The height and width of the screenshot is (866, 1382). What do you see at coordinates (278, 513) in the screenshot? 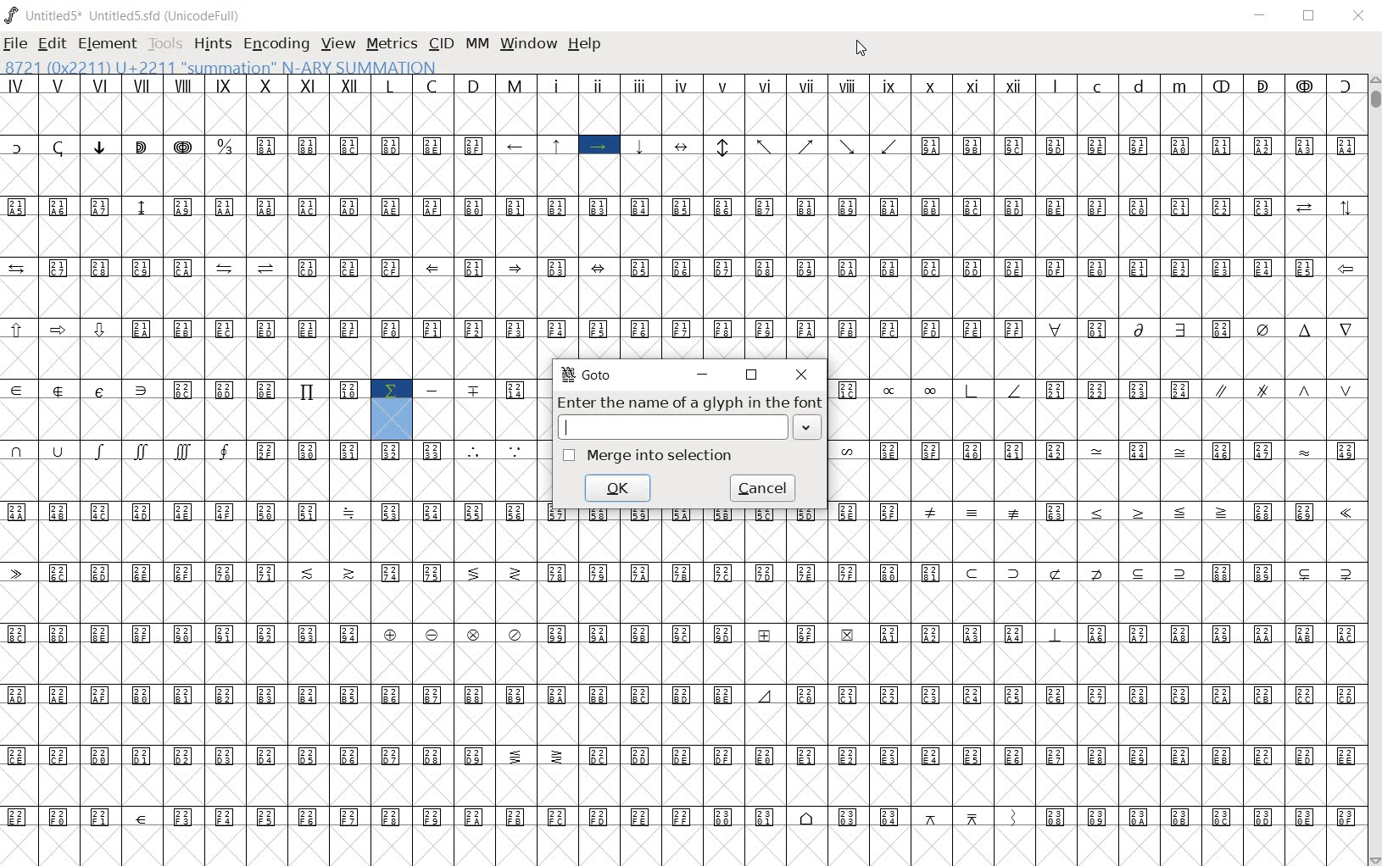
I see `special symbols` at bounding box center [278, 513].